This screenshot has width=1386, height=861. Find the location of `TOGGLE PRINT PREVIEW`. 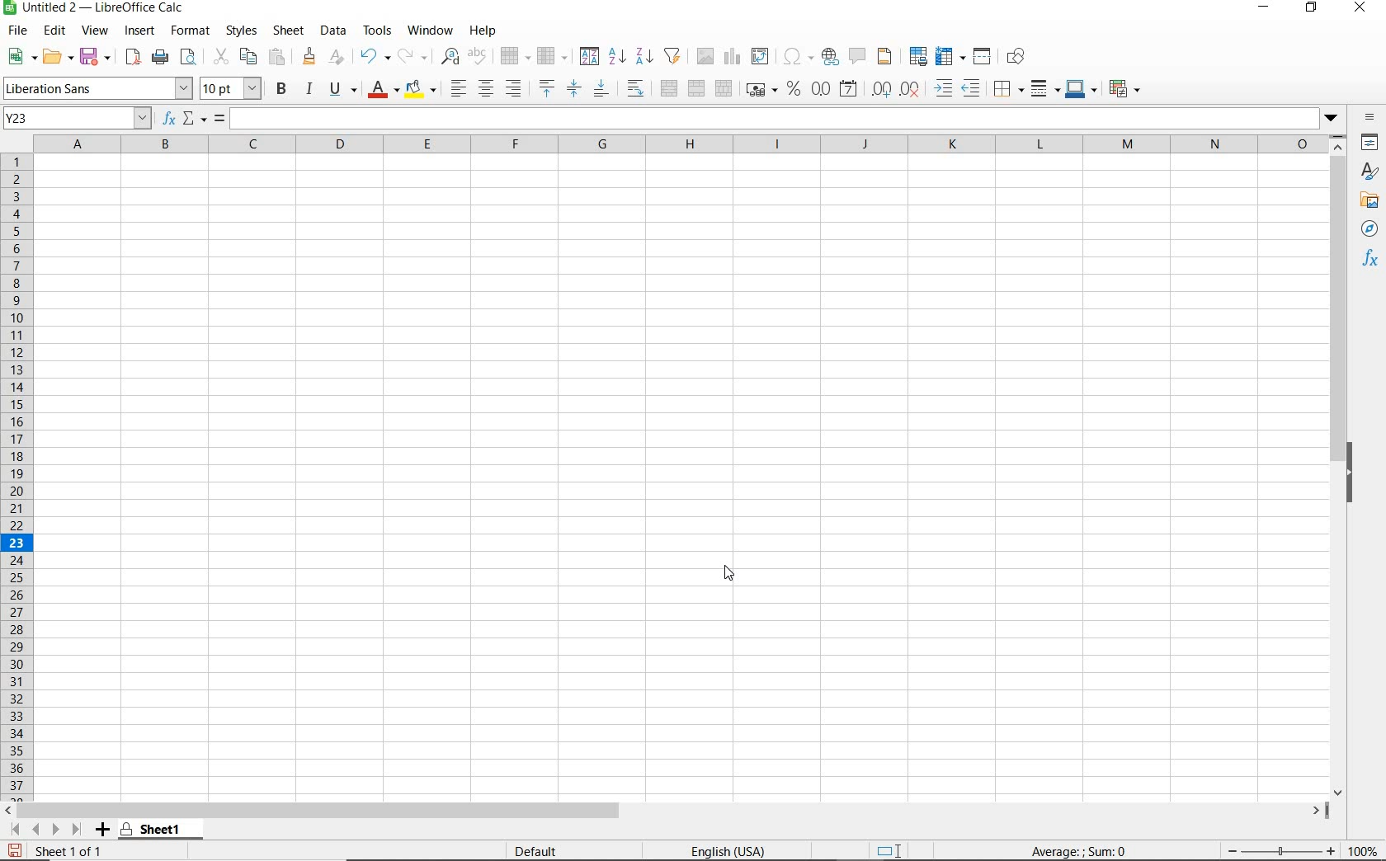

TOGGLE PRINT PREVIEW is located at coordinates (191, 57).